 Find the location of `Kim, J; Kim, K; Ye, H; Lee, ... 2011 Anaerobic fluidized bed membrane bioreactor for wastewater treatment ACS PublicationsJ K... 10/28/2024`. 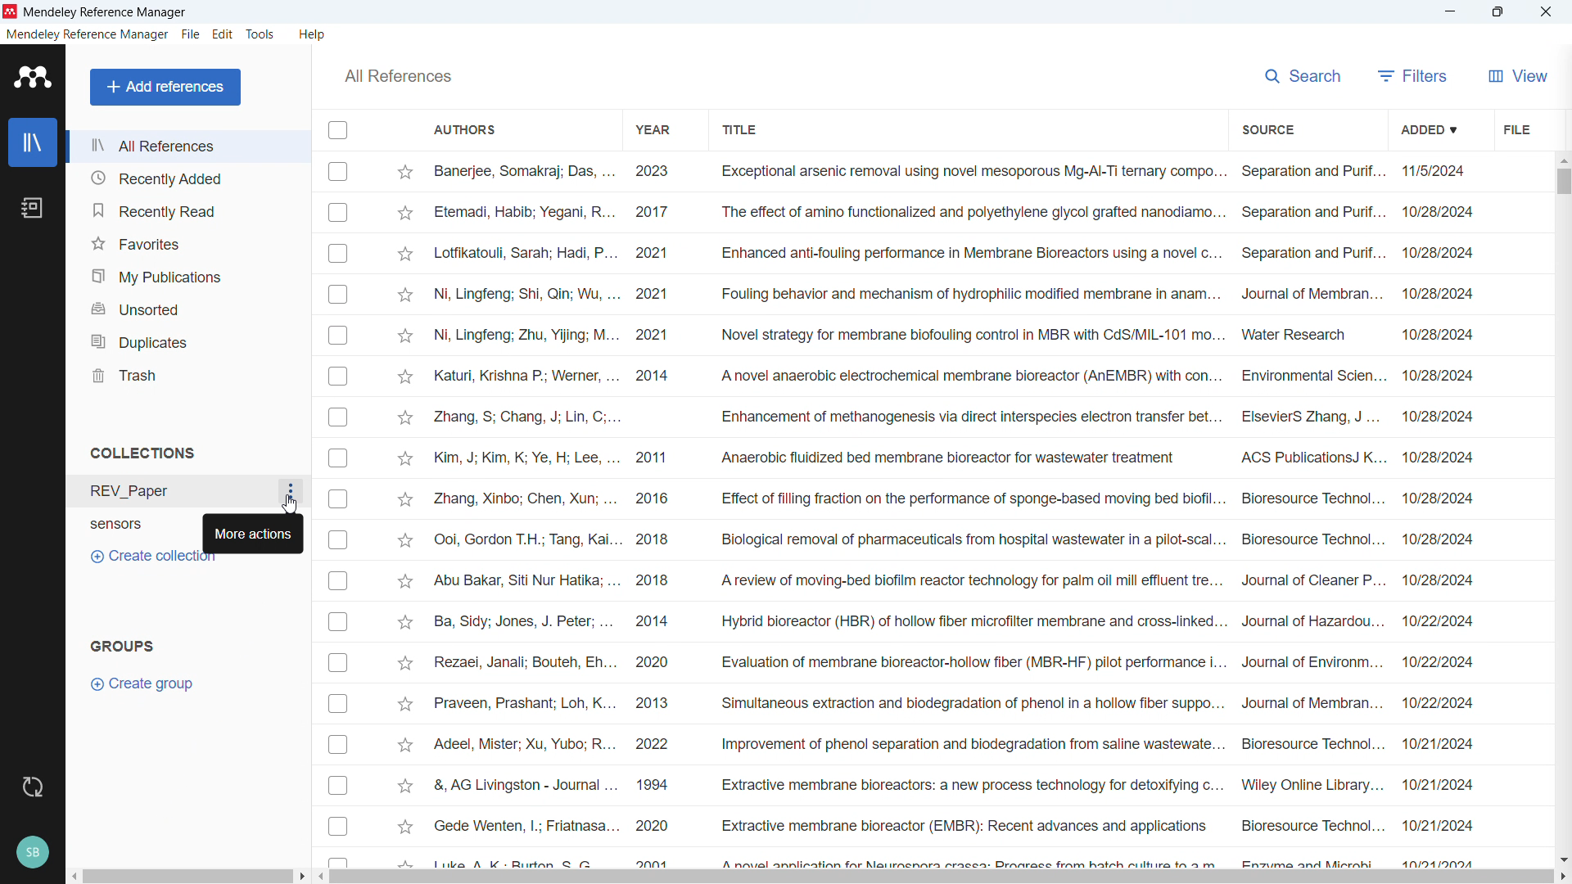

Kim, J; Kim, K; Ye, H; Lee, ... 2011 Anaerobic fluidized bed membrane bioreactor for wastewater treatment ACS PublicationsJ K... 10/28/2024 is located at coordinates (954, 457).